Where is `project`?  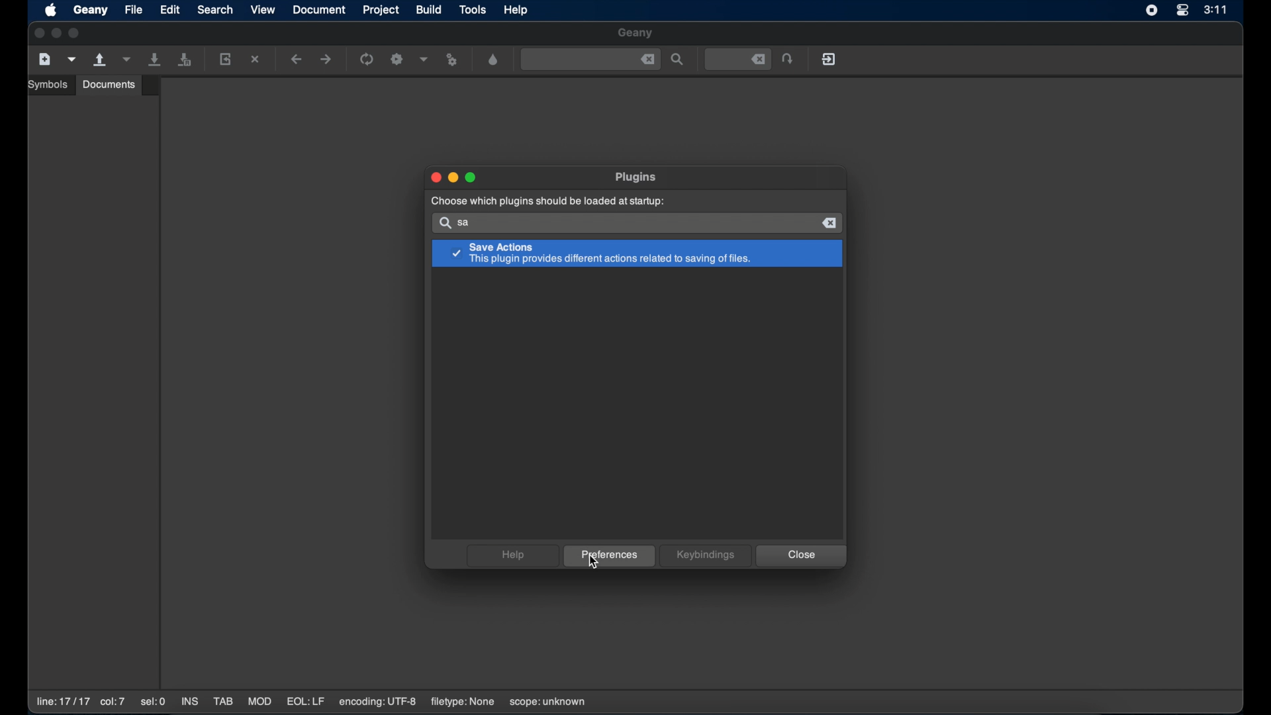
project is located at coordinates (383, 10).